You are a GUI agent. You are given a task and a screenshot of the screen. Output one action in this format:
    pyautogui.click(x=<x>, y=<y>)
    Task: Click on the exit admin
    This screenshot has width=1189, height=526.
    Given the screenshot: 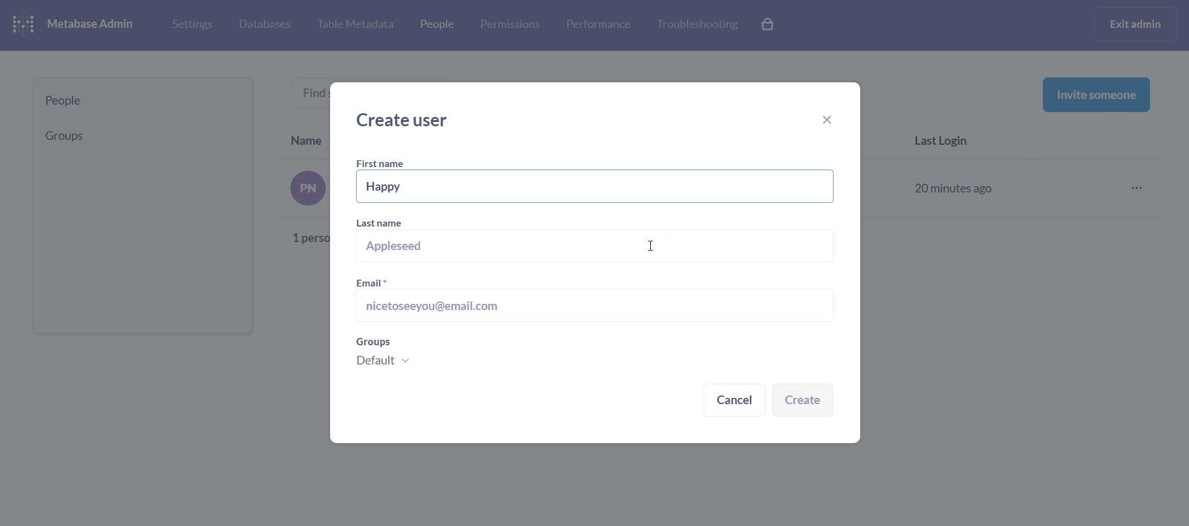 What is the action you would take?
    pyautogui.click(x=1138, y=24)
    